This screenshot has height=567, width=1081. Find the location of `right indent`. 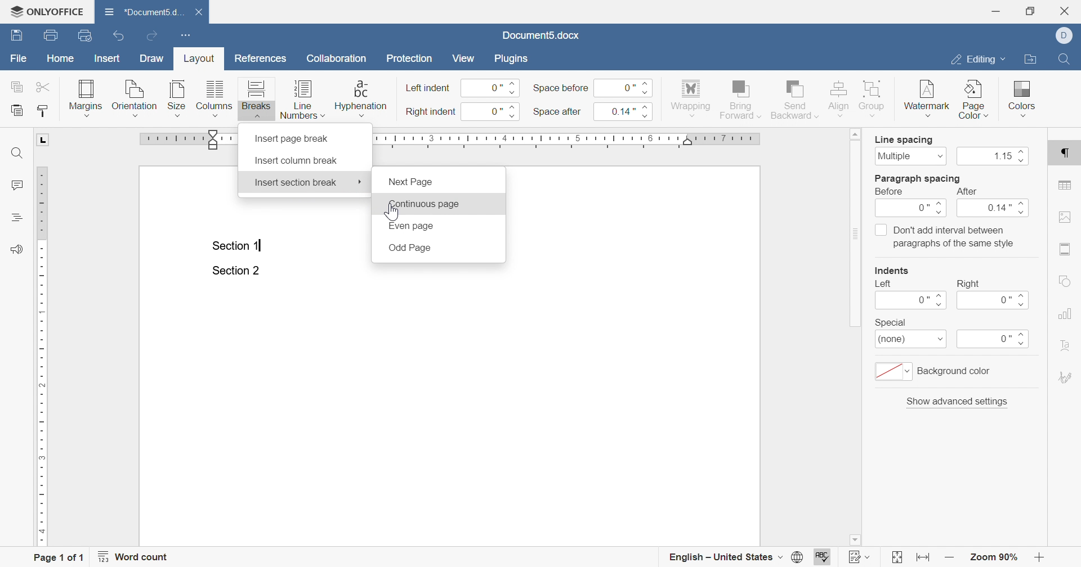

right indent is located at coordinates (431, 112).